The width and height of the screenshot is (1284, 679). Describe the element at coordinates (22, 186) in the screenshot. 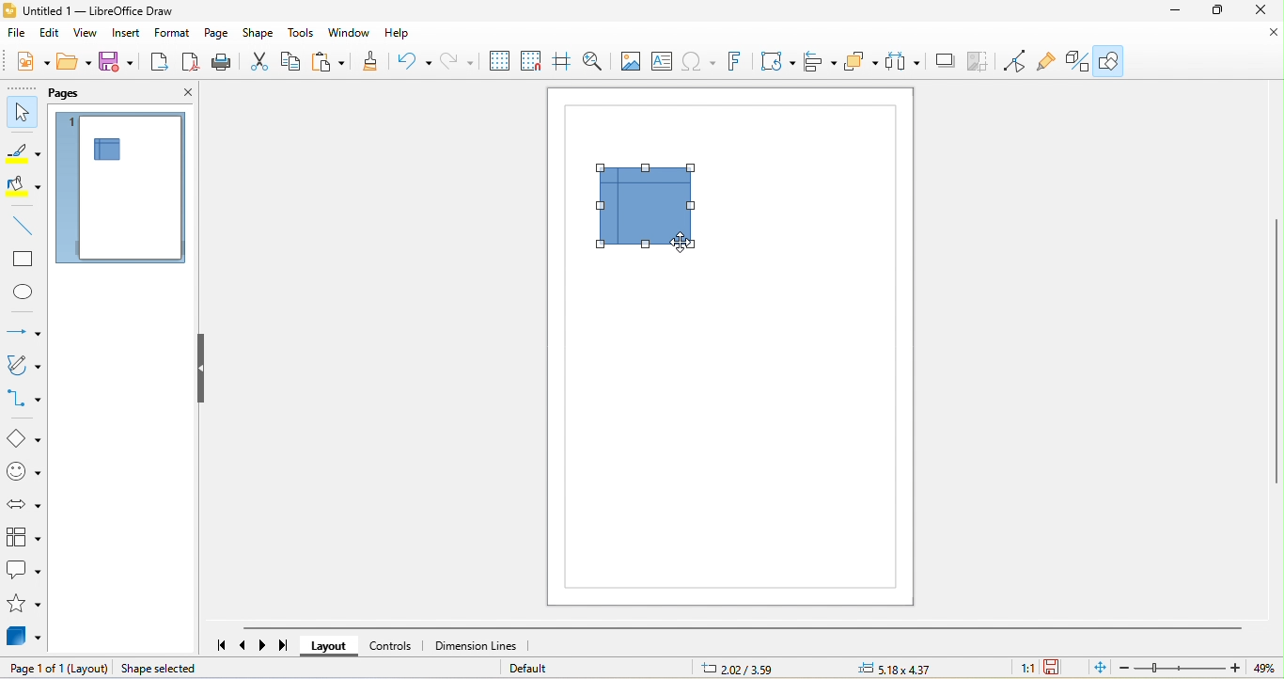

I see `fill color` at that location.